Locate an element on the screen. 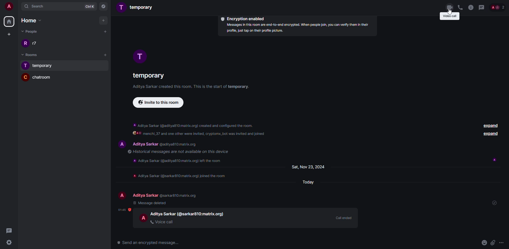 The image size is (509, 249). message deleted is located at coordinates (150, 203).